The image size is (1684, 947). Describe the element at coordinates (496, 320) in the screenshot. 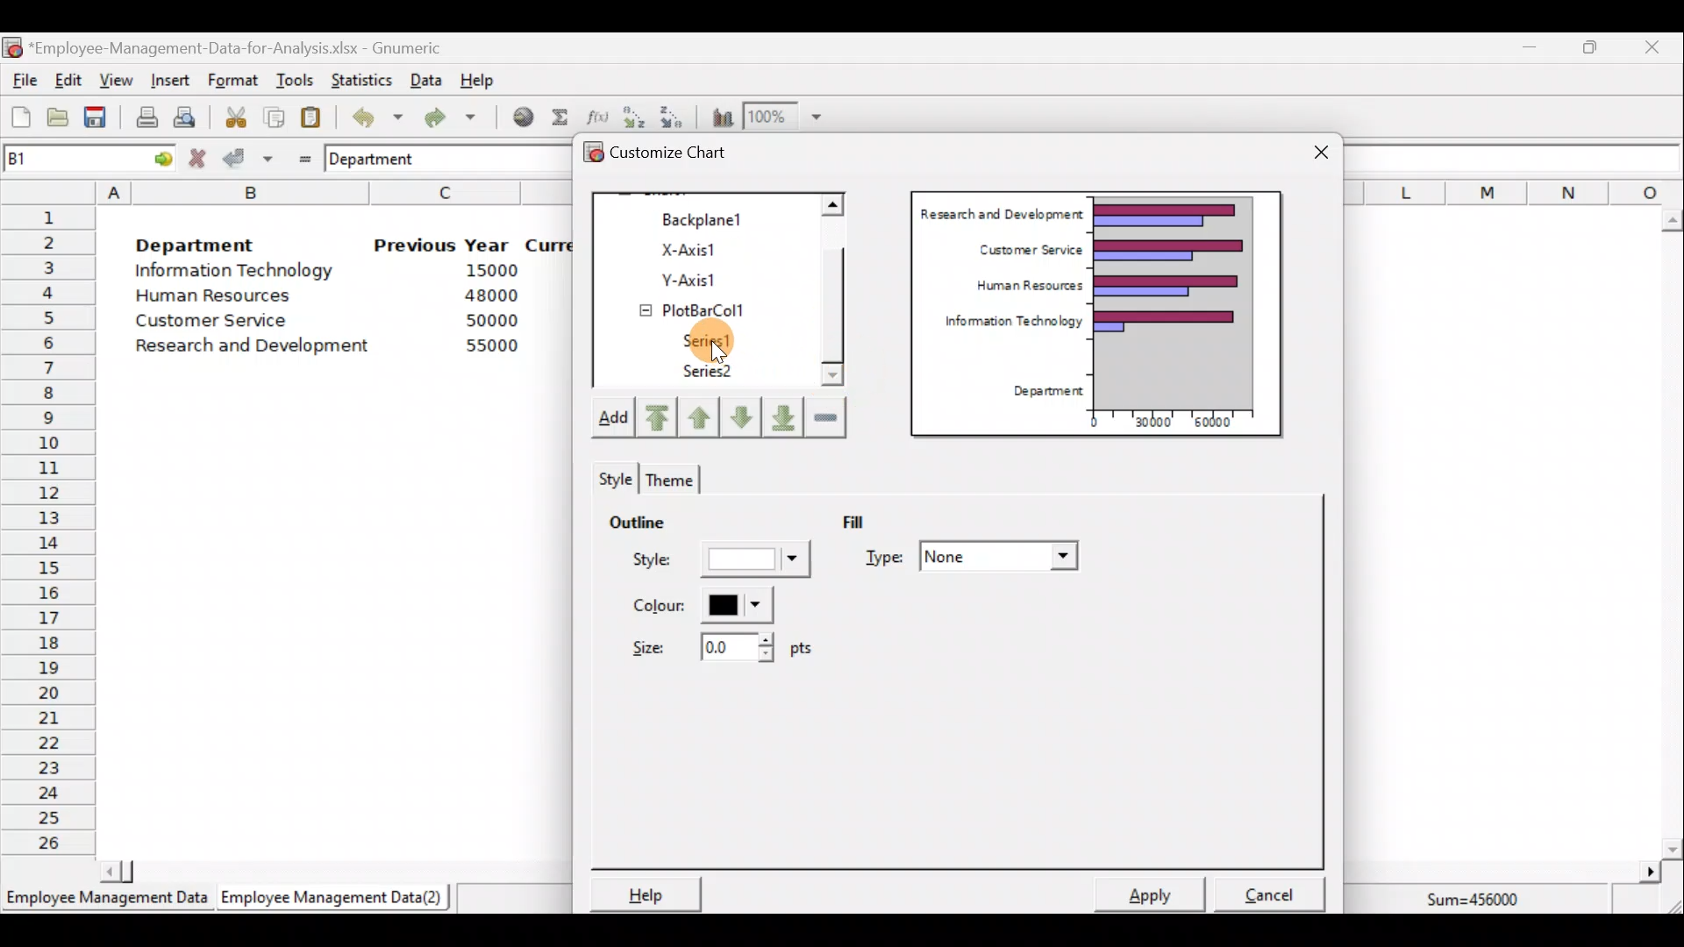

I see `50000` at that location.